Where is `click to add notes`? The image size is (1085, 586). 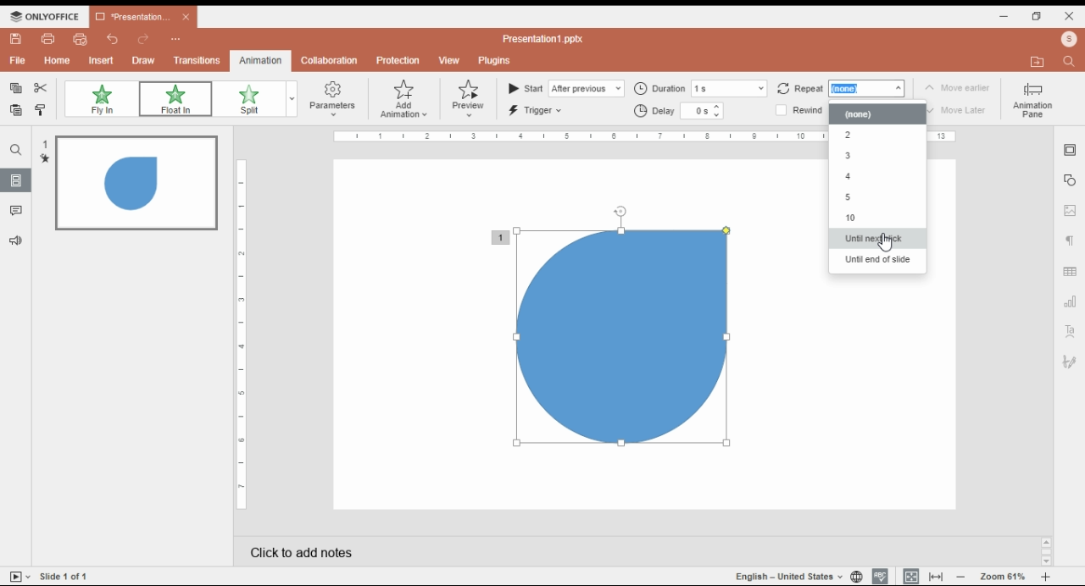 click to add notes is located at coordinates (478, 552).